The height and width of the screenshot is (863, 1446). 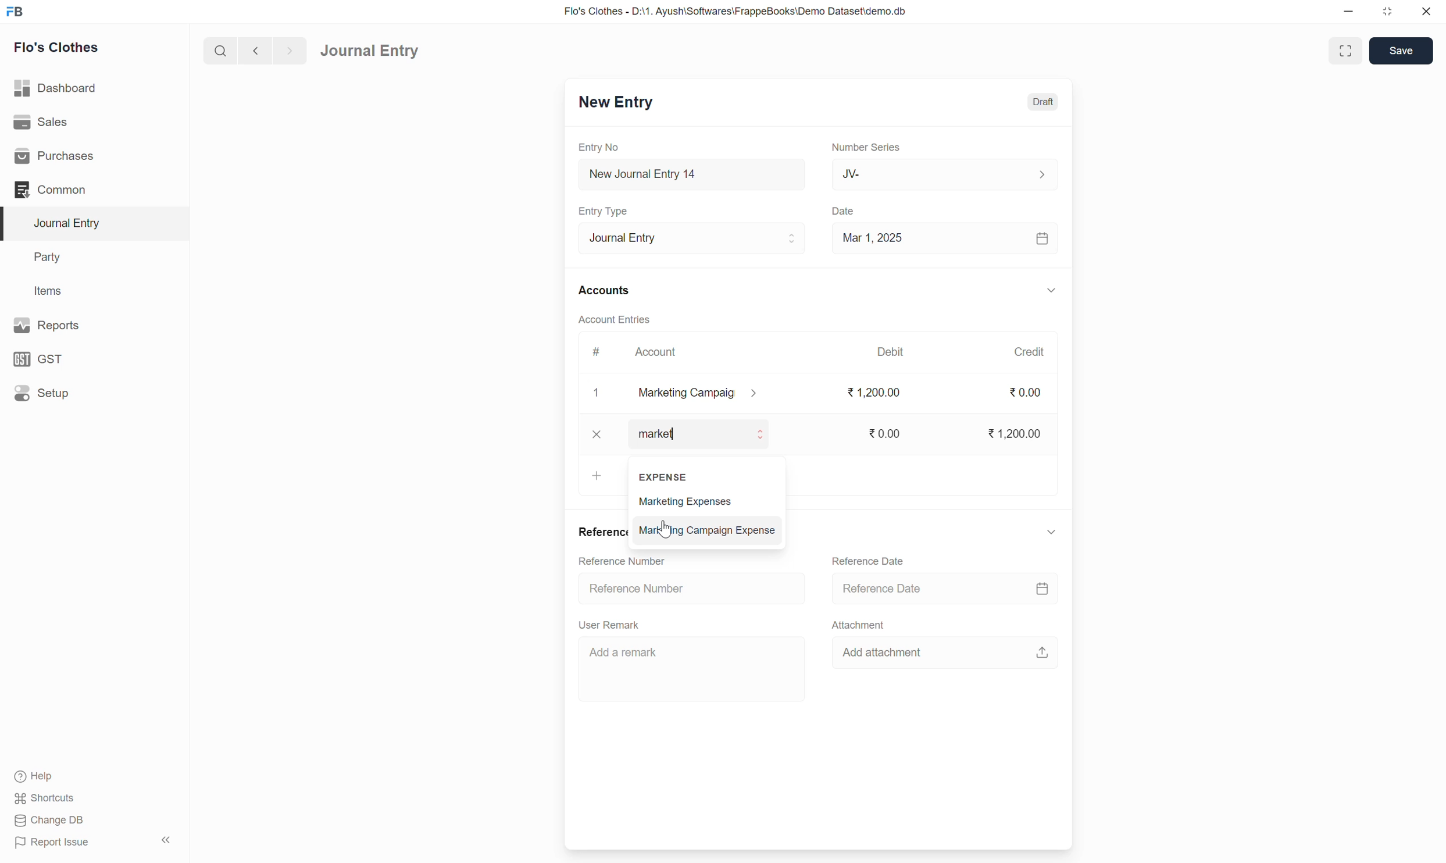 What do you see at coordinates (49, 798) in the screenshot?
I see `Shortcuts` at bounding box center [49, 798].